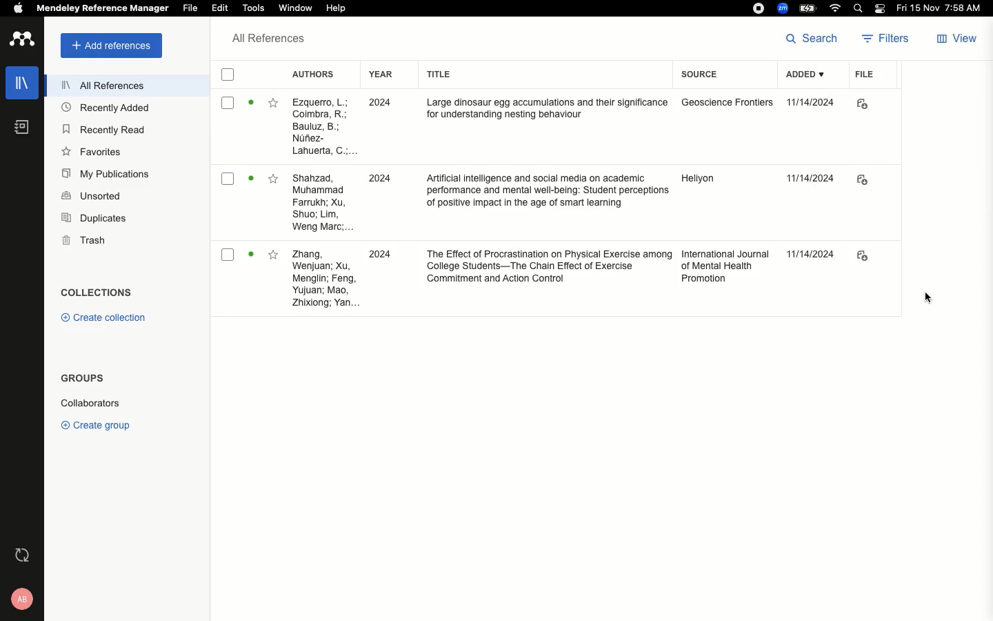 The width and height of the screenshot is (993, 621). Describe the element at coordinates (758, 8) in the screenshot. I see `Recording` at that location.